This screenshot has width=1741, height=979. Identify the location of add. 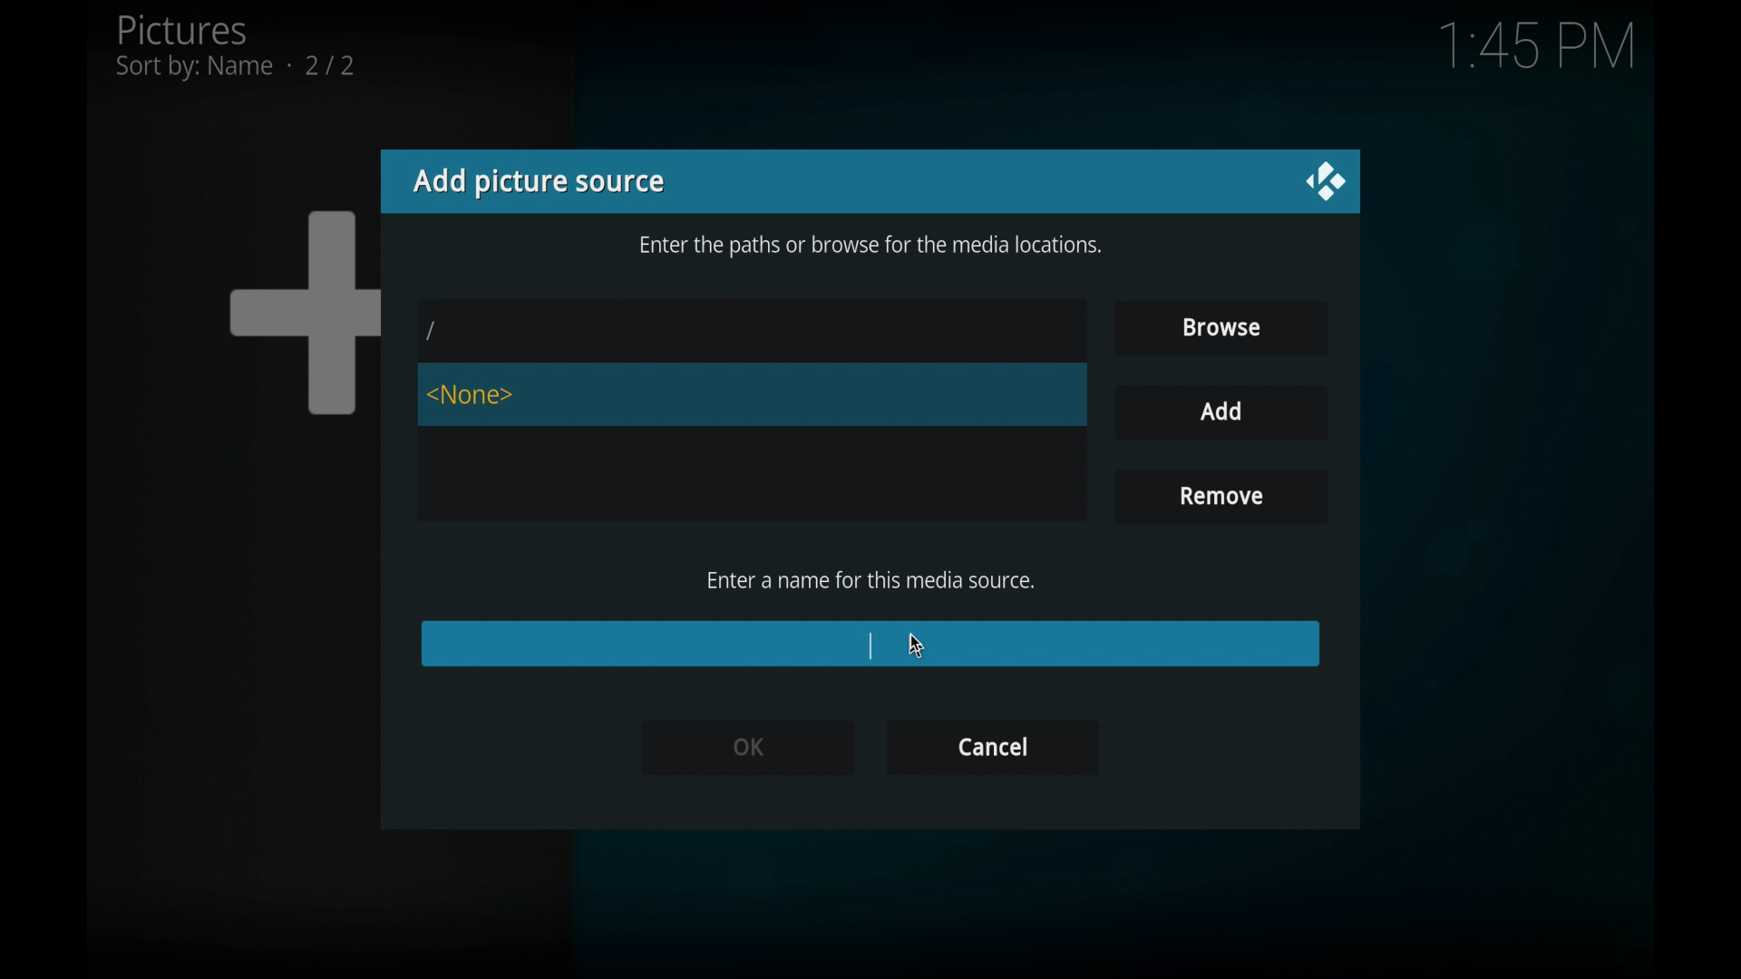
(1221, 412).